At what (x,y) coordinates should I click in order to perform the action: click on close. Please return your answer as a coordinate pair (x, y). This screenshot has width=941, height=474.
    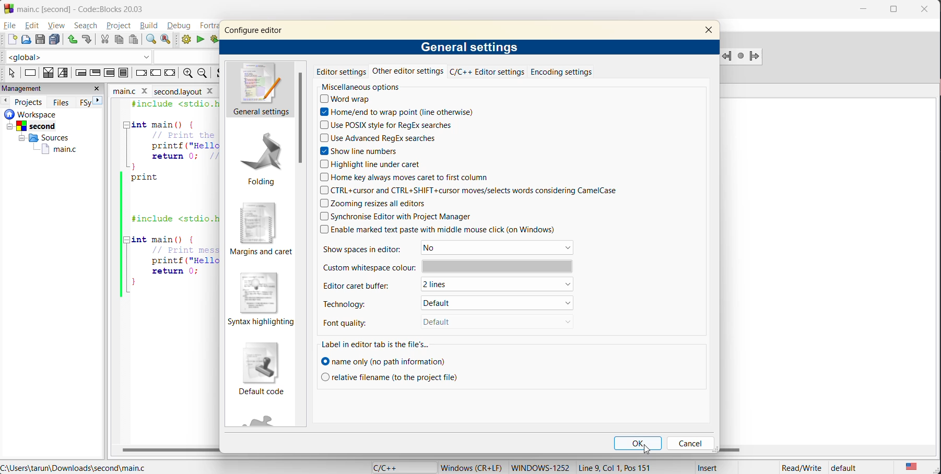
    Looking at the image, I should click on (98, 88).